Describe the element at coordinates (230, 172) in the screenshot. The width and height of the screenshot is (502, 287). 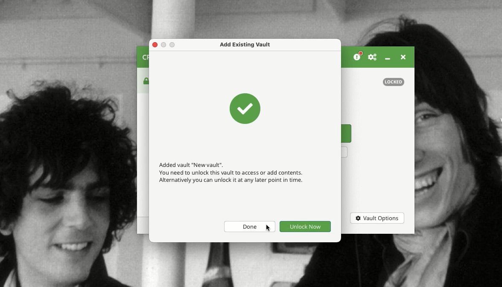
I see `Added vault "New vault". You need to unlock this vault to access or add contents. Alternatively you can unlock it at any later point in time.` at that location.